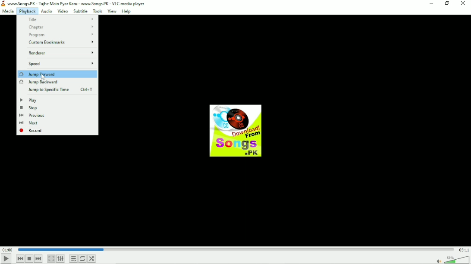 The image size is (471, 264). Describe the element at coordinates (28, 101) in the screenshot. I see `Play` at that location.